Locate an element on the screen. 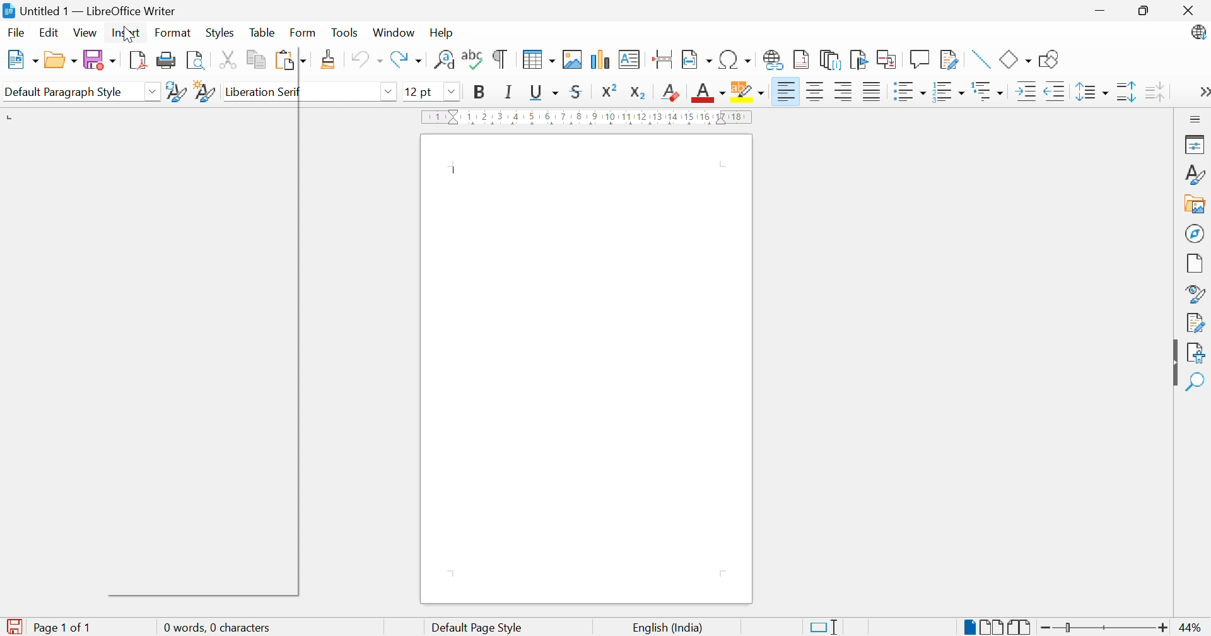 This screenshot has height=636, width=1211. Slider is located at coordinates (1070, 628).